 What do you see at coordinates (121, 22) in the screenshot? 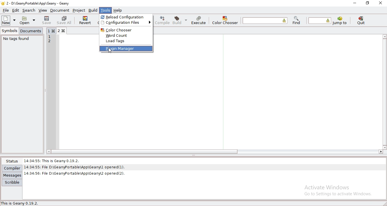
I see `configuration files` at bounding box center [121, 22].